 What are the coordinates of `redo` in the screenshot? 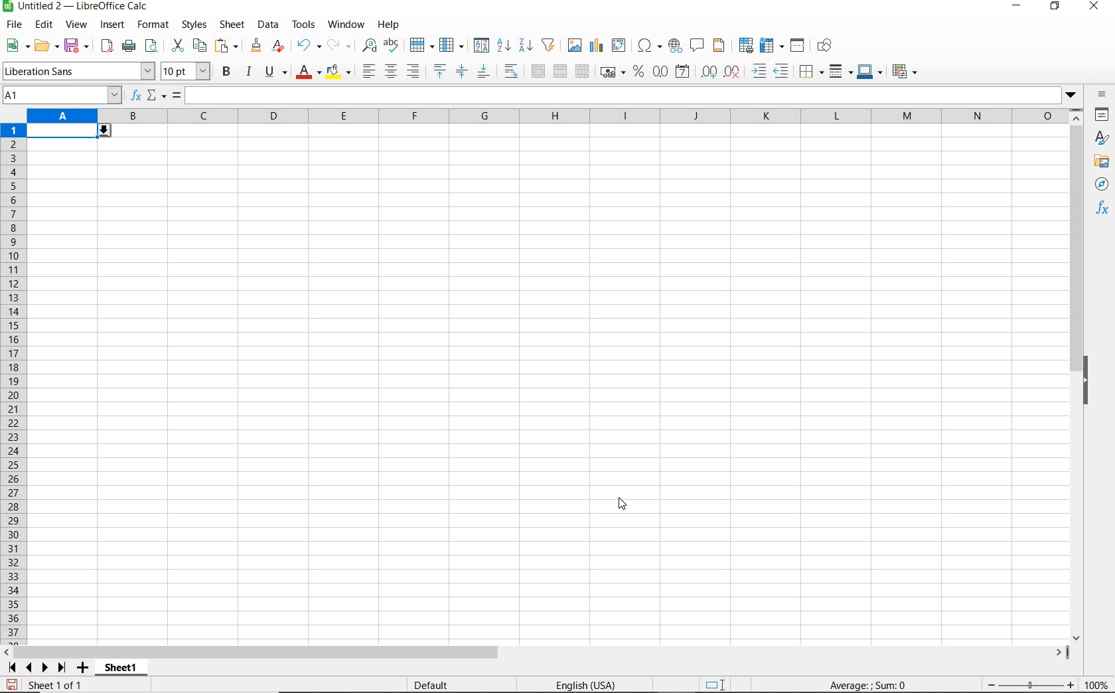 It's located at (338, 46).